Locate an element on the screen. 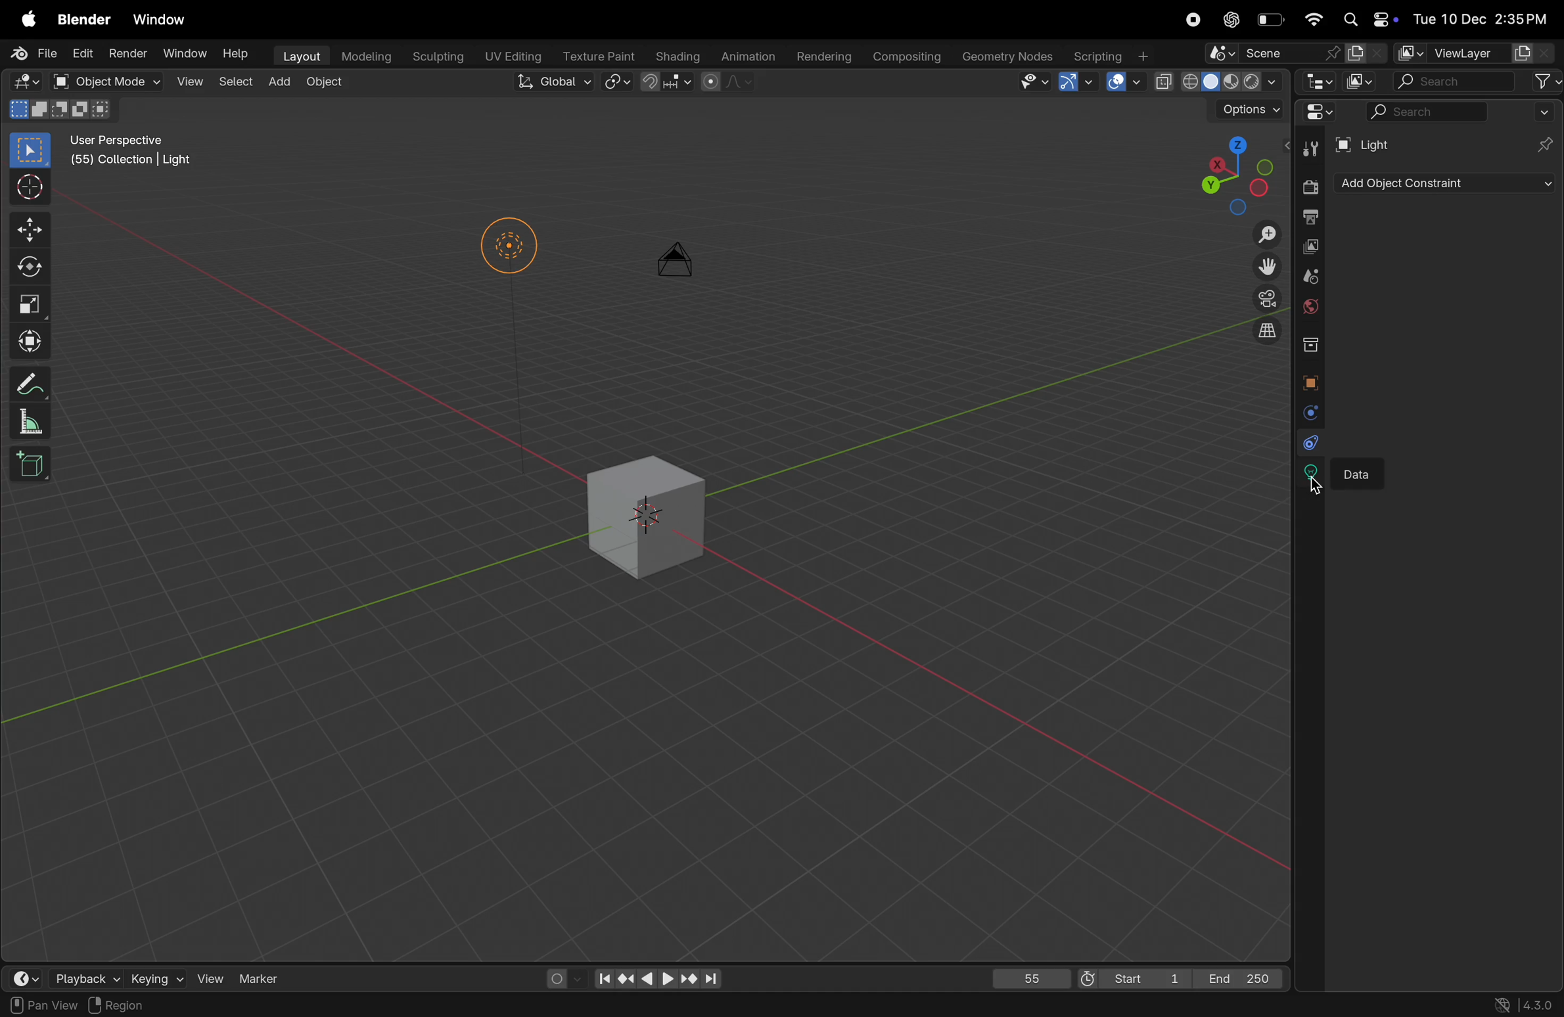  editor type is located at coordinates (1317, 81).